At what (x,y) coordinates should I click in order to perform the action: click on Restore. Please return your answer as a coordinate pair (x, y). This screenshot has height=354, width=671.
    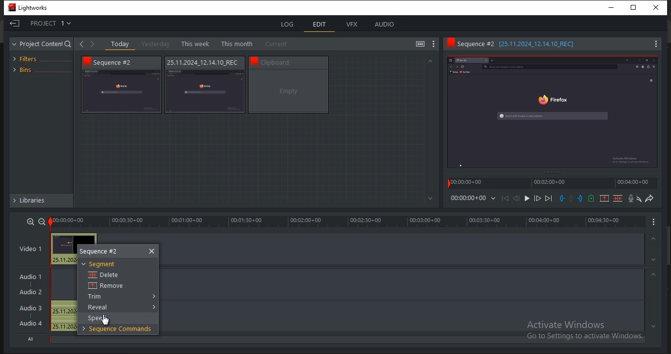
    Looking at the image, I should click on (636, 6).